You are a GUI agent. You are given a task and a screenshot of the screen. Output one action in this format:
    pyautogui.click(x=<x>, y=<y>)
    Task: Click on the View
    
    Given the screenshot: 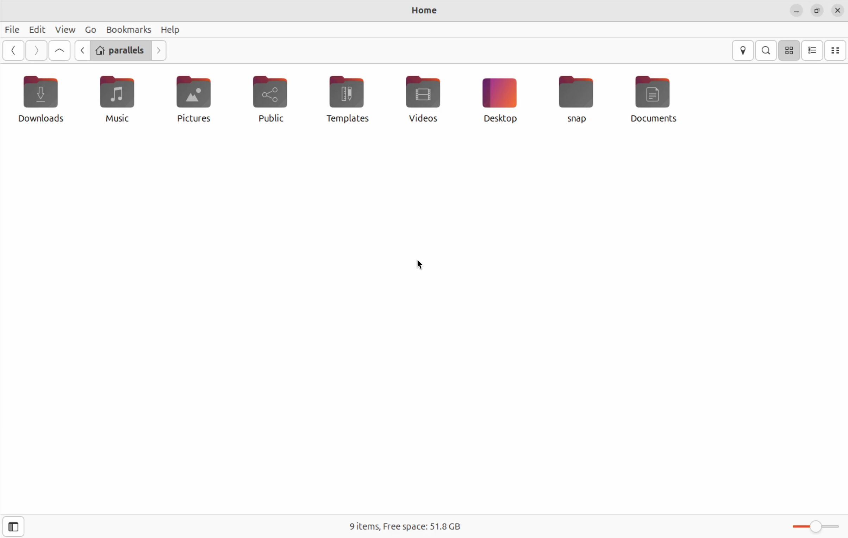 What is the action you would take?
    pyautogui.click(x=65, y=29)
    